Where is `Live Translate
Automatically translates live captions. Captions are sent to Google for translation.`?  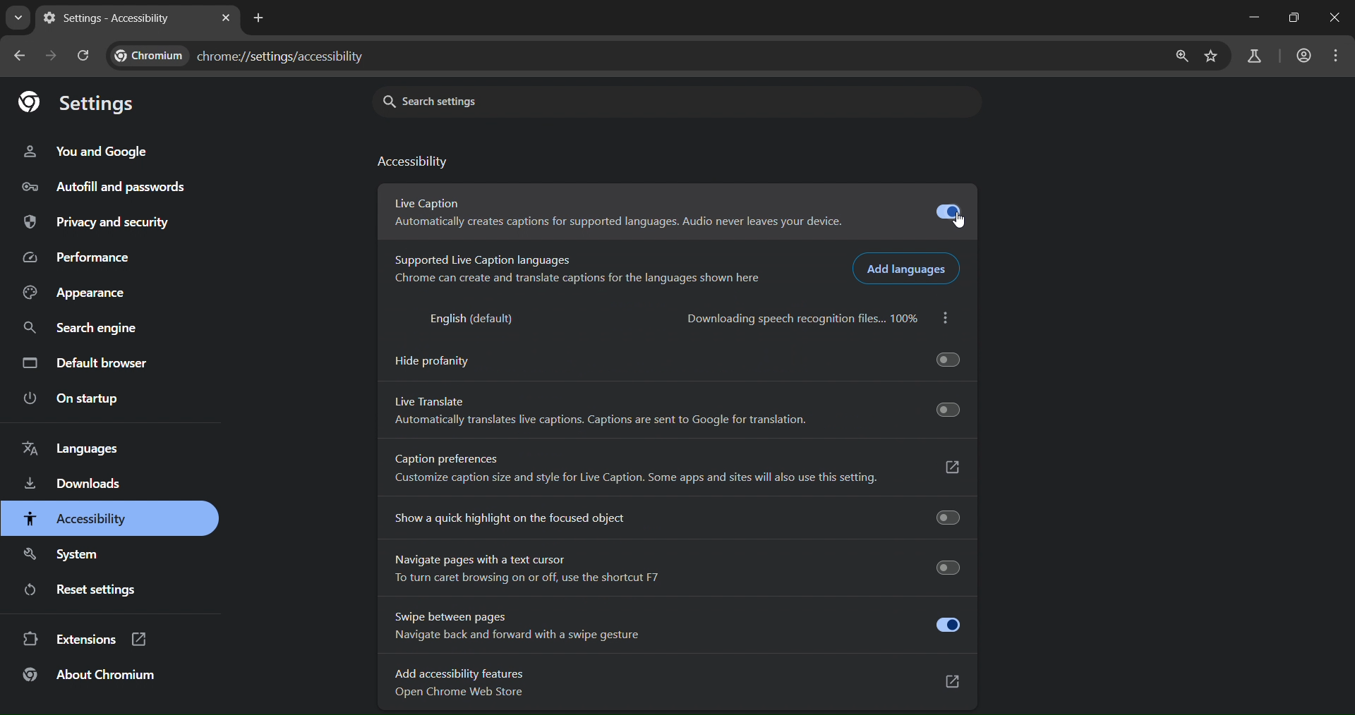
Live Translate
Automatically translates live captions. Captions are sent to Google for translation. is located at coordinates (677, 408).